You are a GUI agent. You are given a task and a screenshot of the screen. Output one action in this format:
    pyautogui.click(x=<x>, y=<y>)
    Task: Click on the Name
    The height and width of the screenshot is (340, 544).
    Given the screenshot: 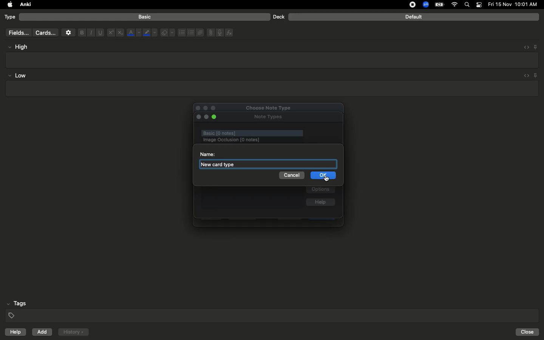 What is the action you would take?
    pyautogui.click(x=207, y=154)
    